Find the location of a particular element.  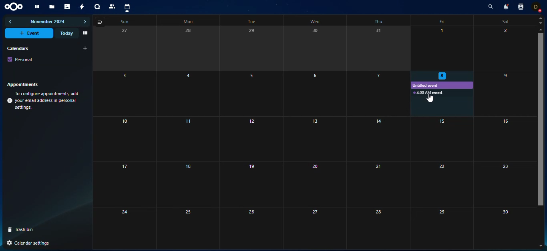

nextcloud is located at coordinates (15, 6).